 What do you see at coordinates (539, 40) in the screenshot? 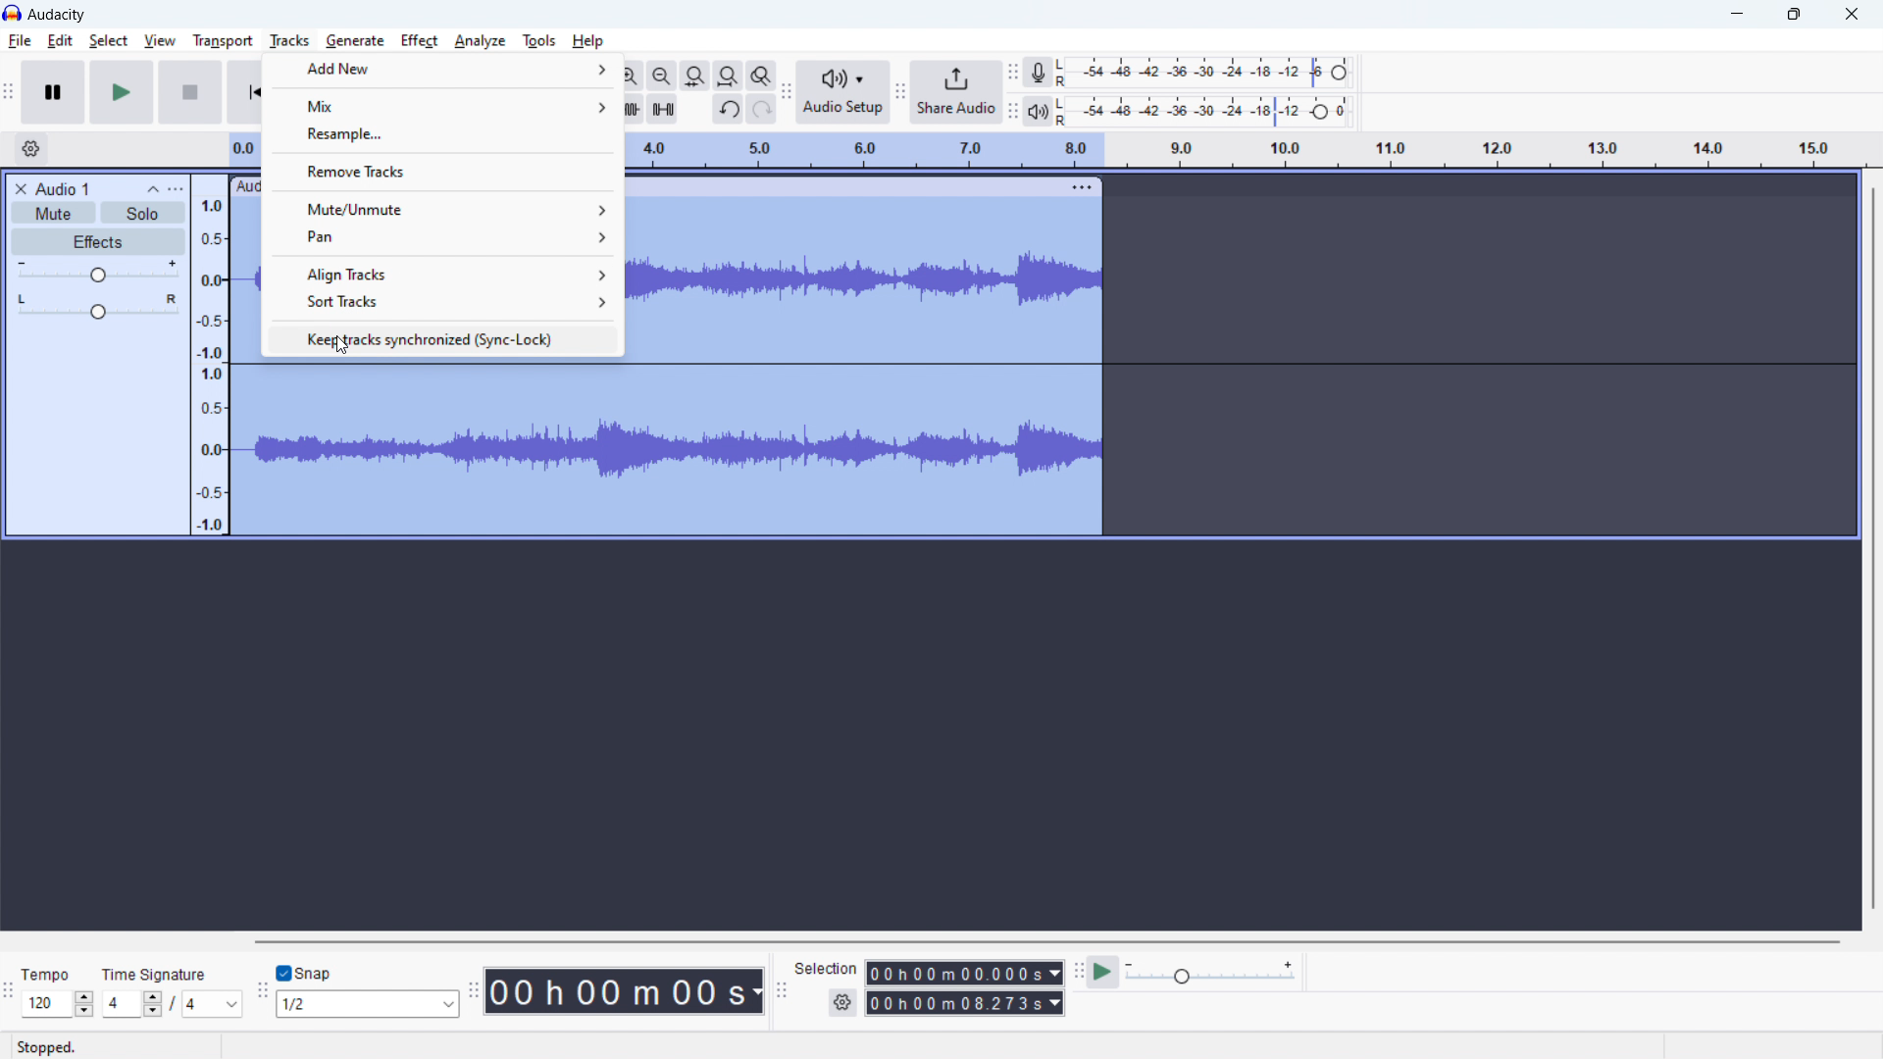
I see `tools` at bounding box center [539, 40].